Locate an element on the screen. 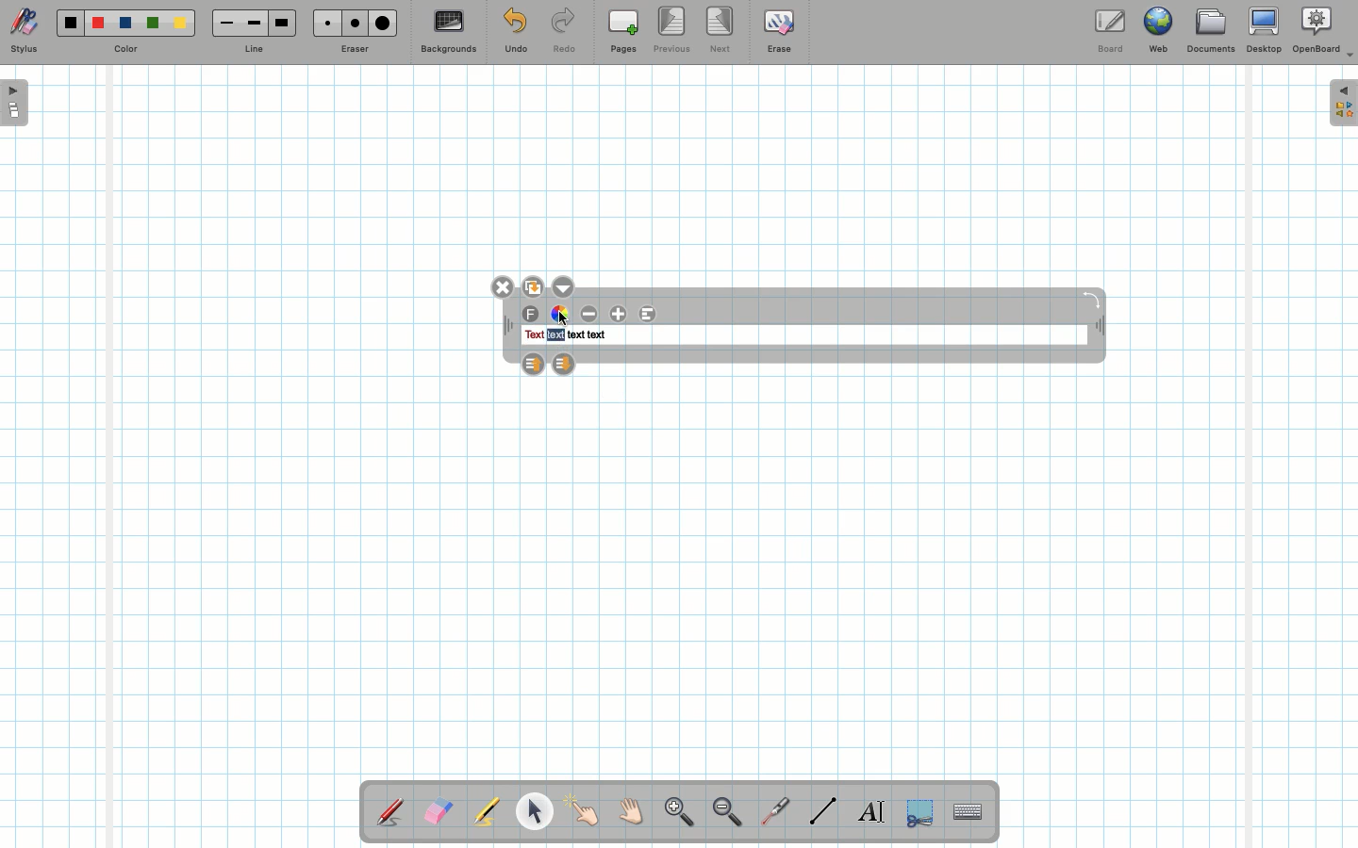 This screenshot has width=1358, height=848. Line is located at coordinates (823, 810).